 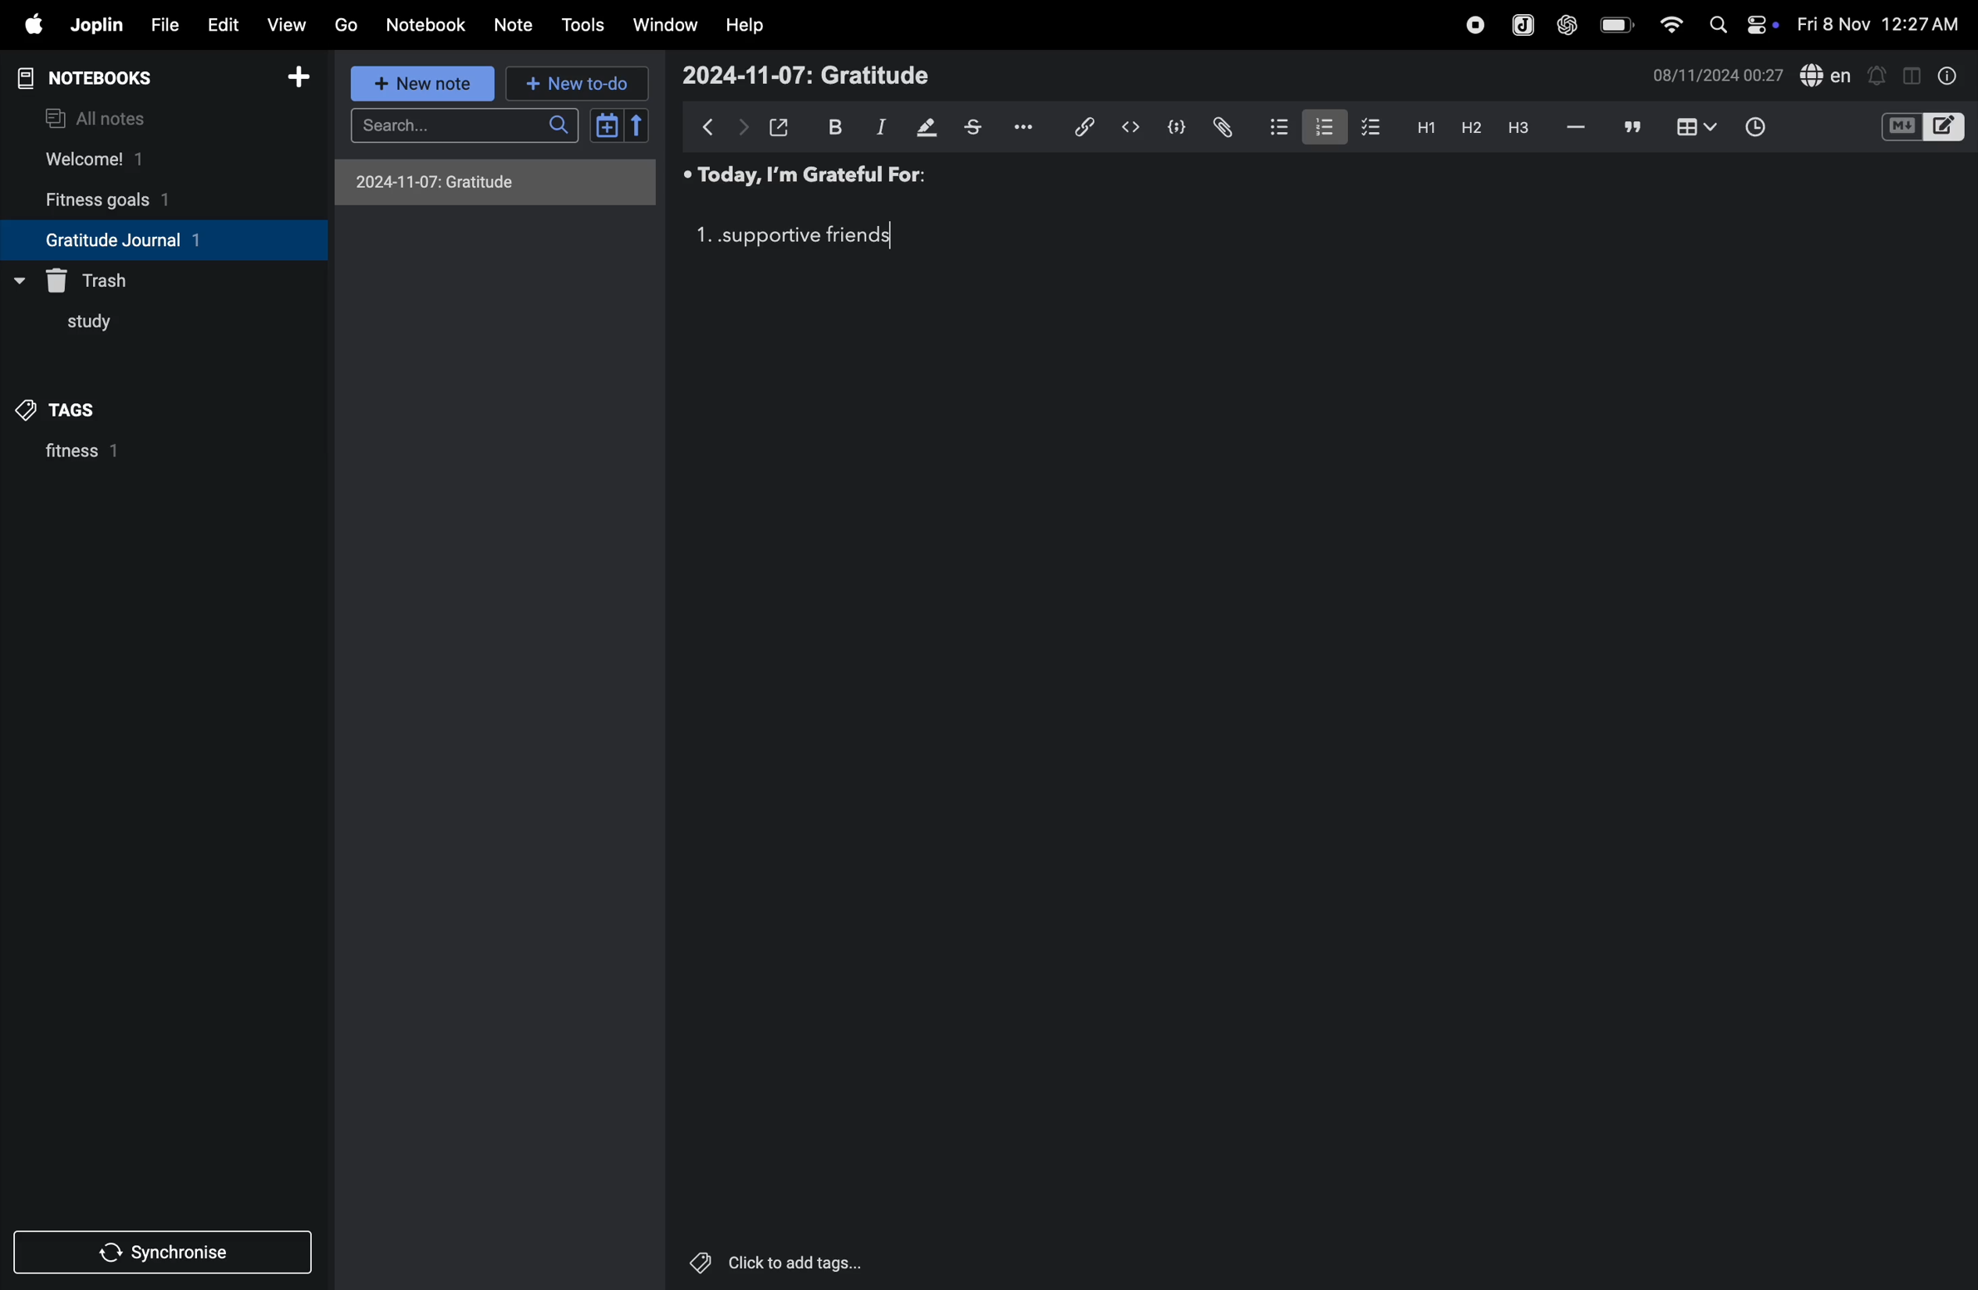 I want to click on info, so click(x=1949, y=77).